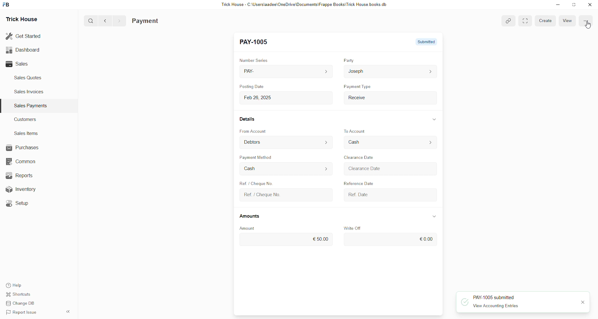 Image resolution: width=598 pixels, height=319 pixels. What do you see at coordinates (493, 297) in the screenshot?
I see `PAY-1005 submitted` at bounding box center [493, 297].